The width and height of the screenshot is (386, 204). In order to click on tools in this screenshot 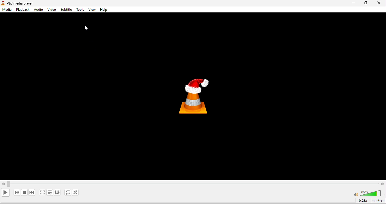, I will do `click(80, 10)`.